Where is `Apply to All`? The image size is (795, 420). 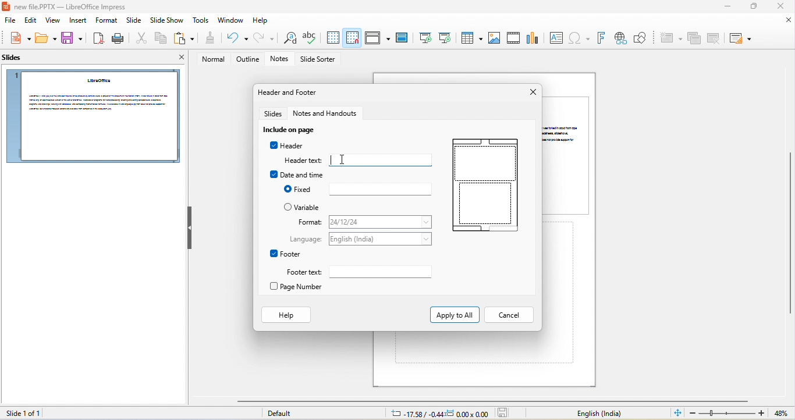 Apply to All is located at coordinates (453, 314).